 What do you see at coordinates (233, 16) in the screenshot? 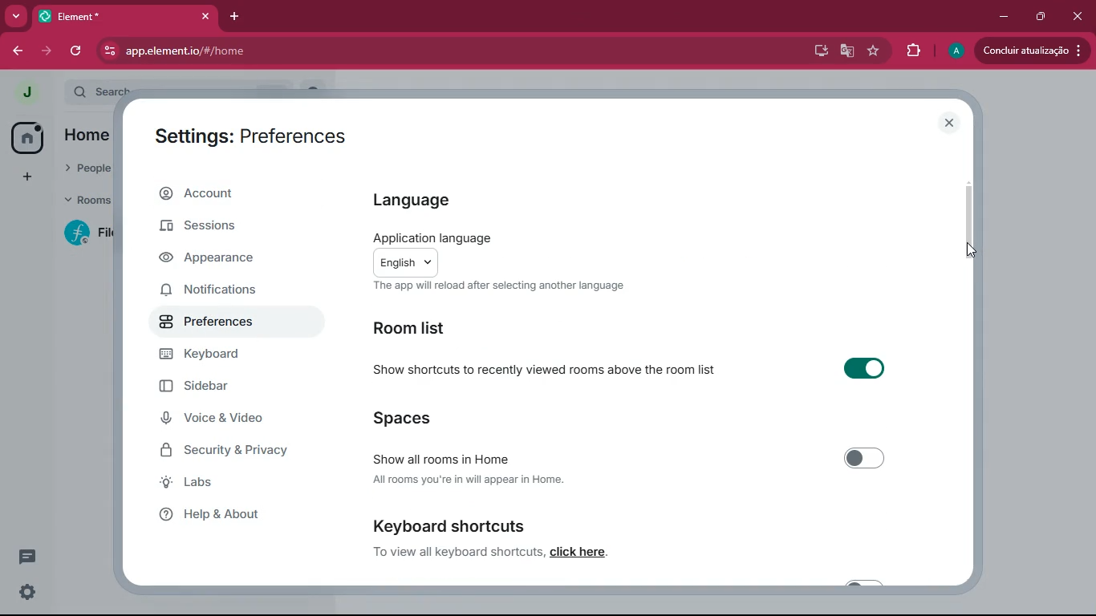
I see `add tab` at bounding box center [233, 16].